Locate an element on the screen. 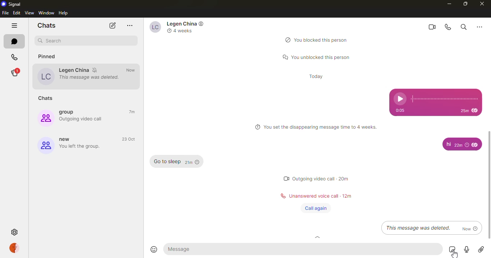 The height and width of the screenshot is (258, 491). video call logo is located at coordinates (285, 178).